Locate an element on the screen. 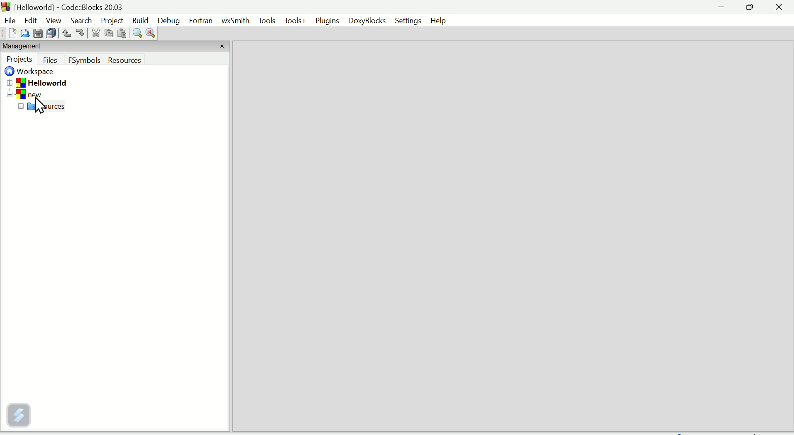 The height and width of the screenshot is (435, 794). fortran is located at coordinates (203, 22).